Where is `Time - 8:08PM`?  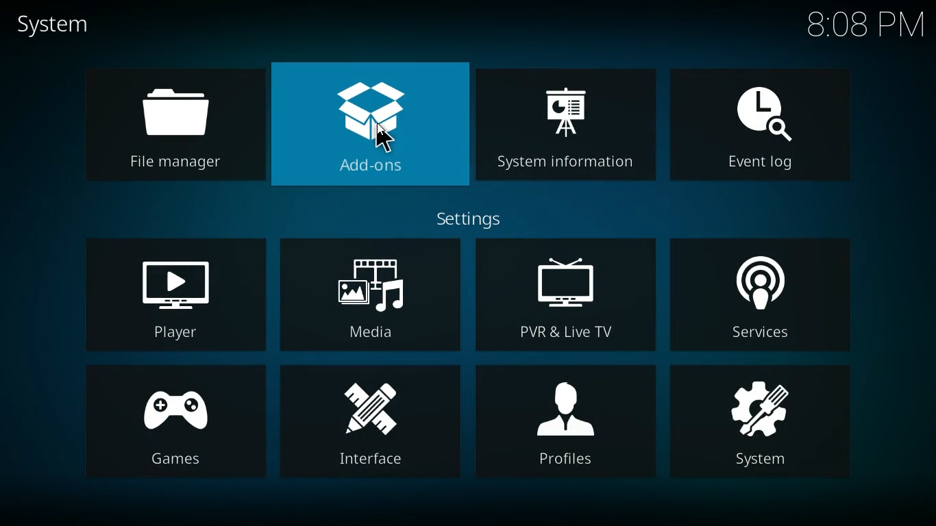 Time - 8:08PM is located at coordinates (865, 24).